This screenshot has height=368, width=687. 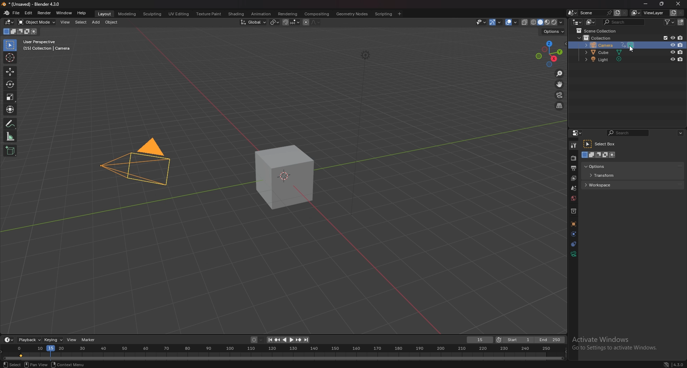 I want to click on start, so click(x=514, y=340).